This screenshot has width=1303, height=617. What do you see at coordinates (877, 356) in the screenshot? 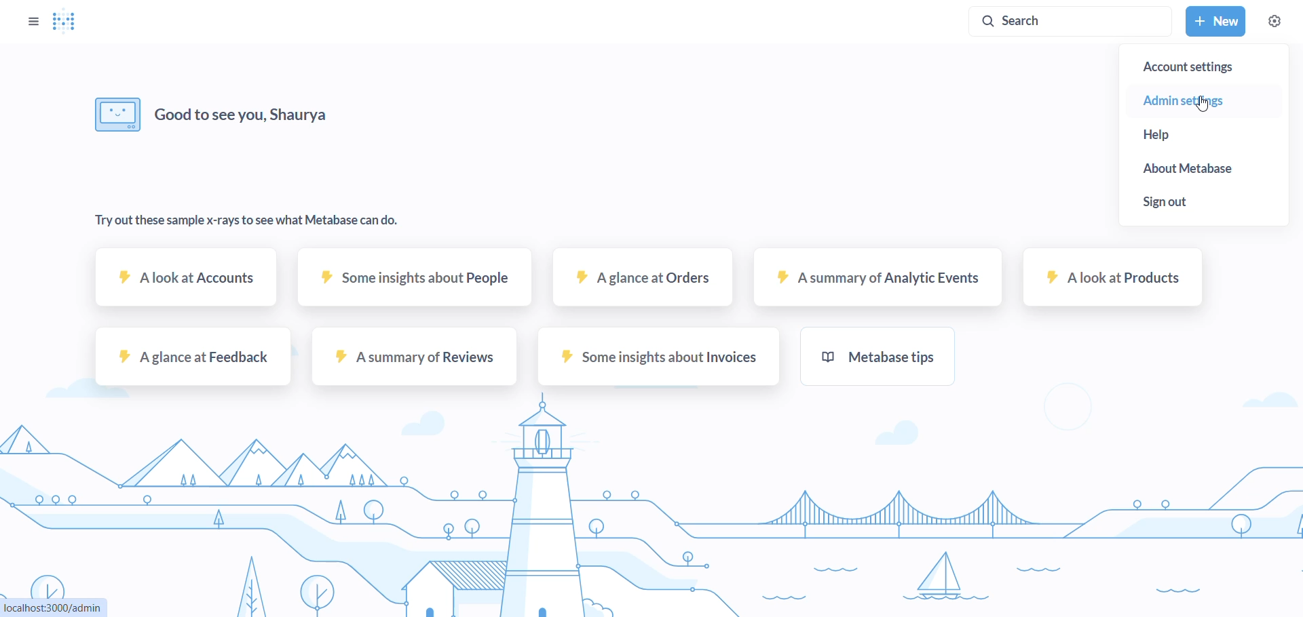
I see `metabase tips` at bounding box center [877, 356].